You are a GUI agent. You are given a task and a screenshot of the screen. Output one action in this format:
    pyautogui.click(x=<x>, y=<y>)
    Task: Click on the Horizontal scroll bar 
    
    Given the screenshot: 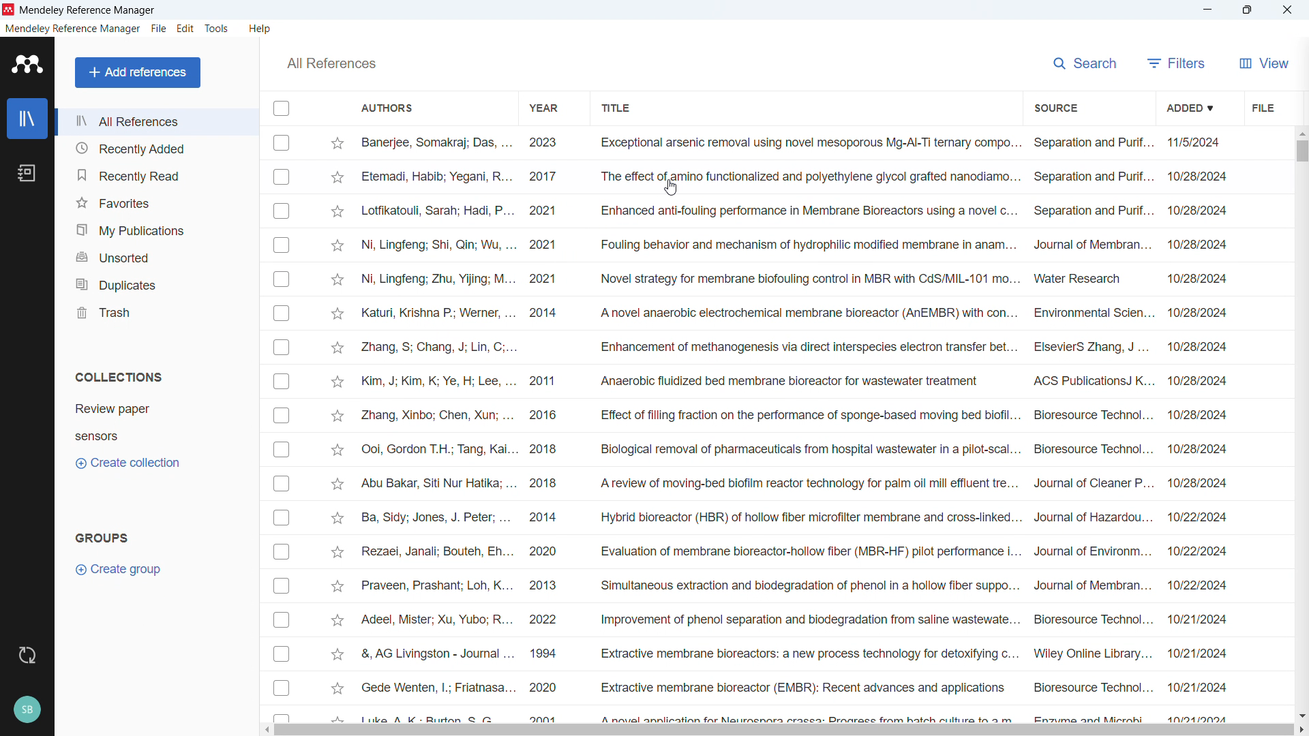 What is the action you would take?
    pyautogui.click(x=783, y=730)
    